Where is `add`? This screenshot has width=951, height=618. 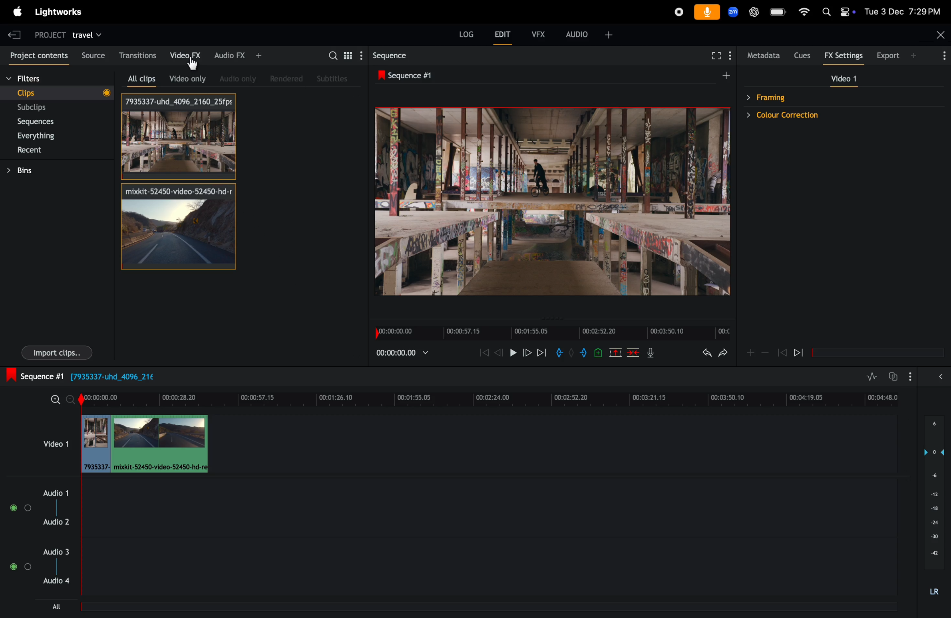 add is located at coordinates (727, 75).